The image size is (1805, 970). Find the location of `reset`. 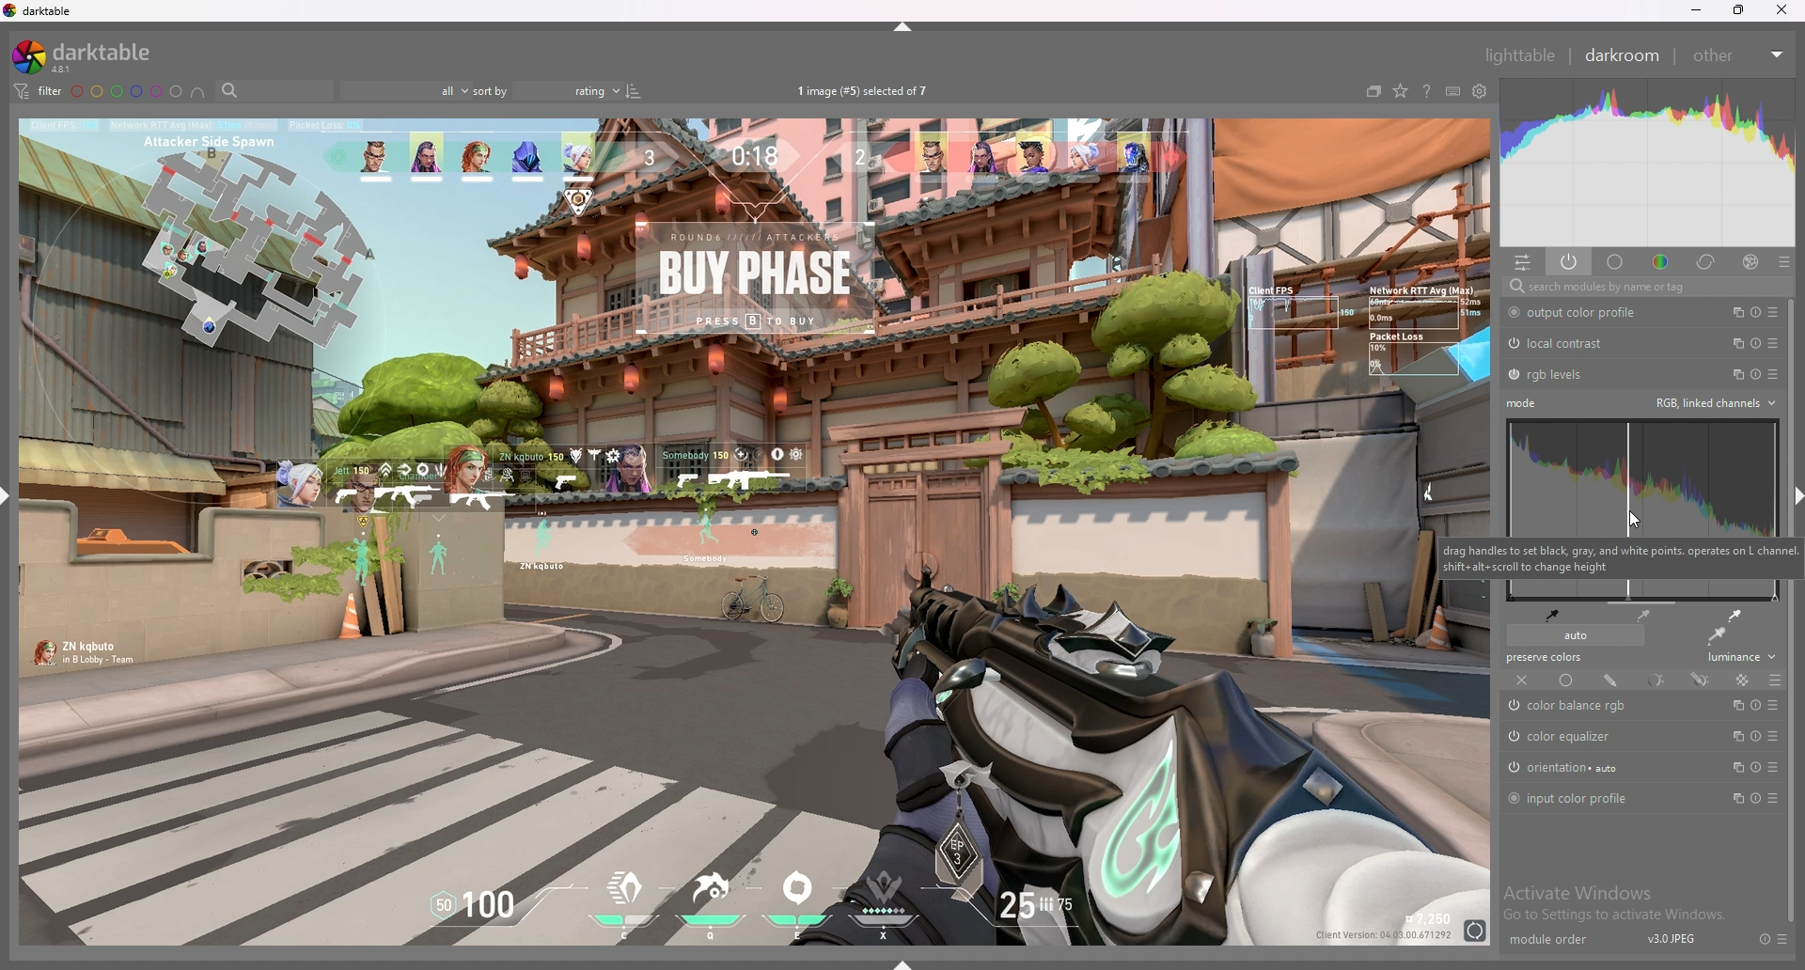

reset is located at coordinates (1754, 343).